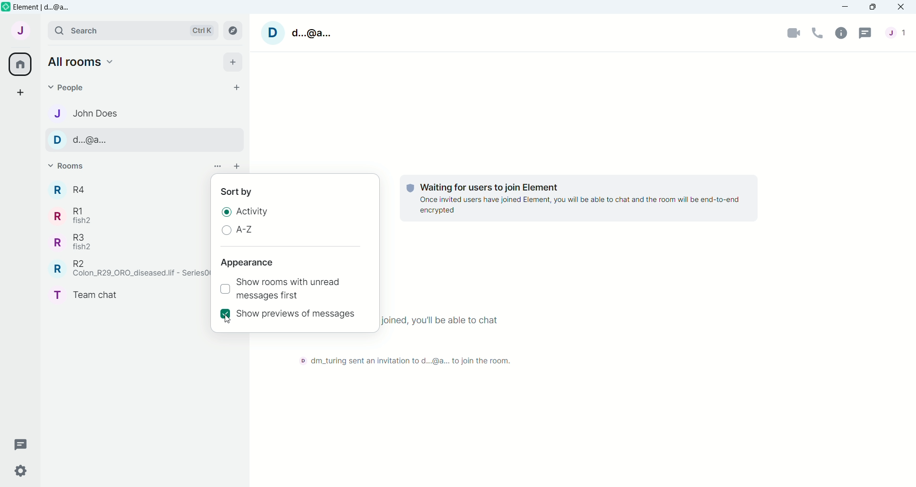 This screenshot has height=487, width=916. Describe the element at coordinates (299, 32) in the screenshot. I see `User name` at that location.